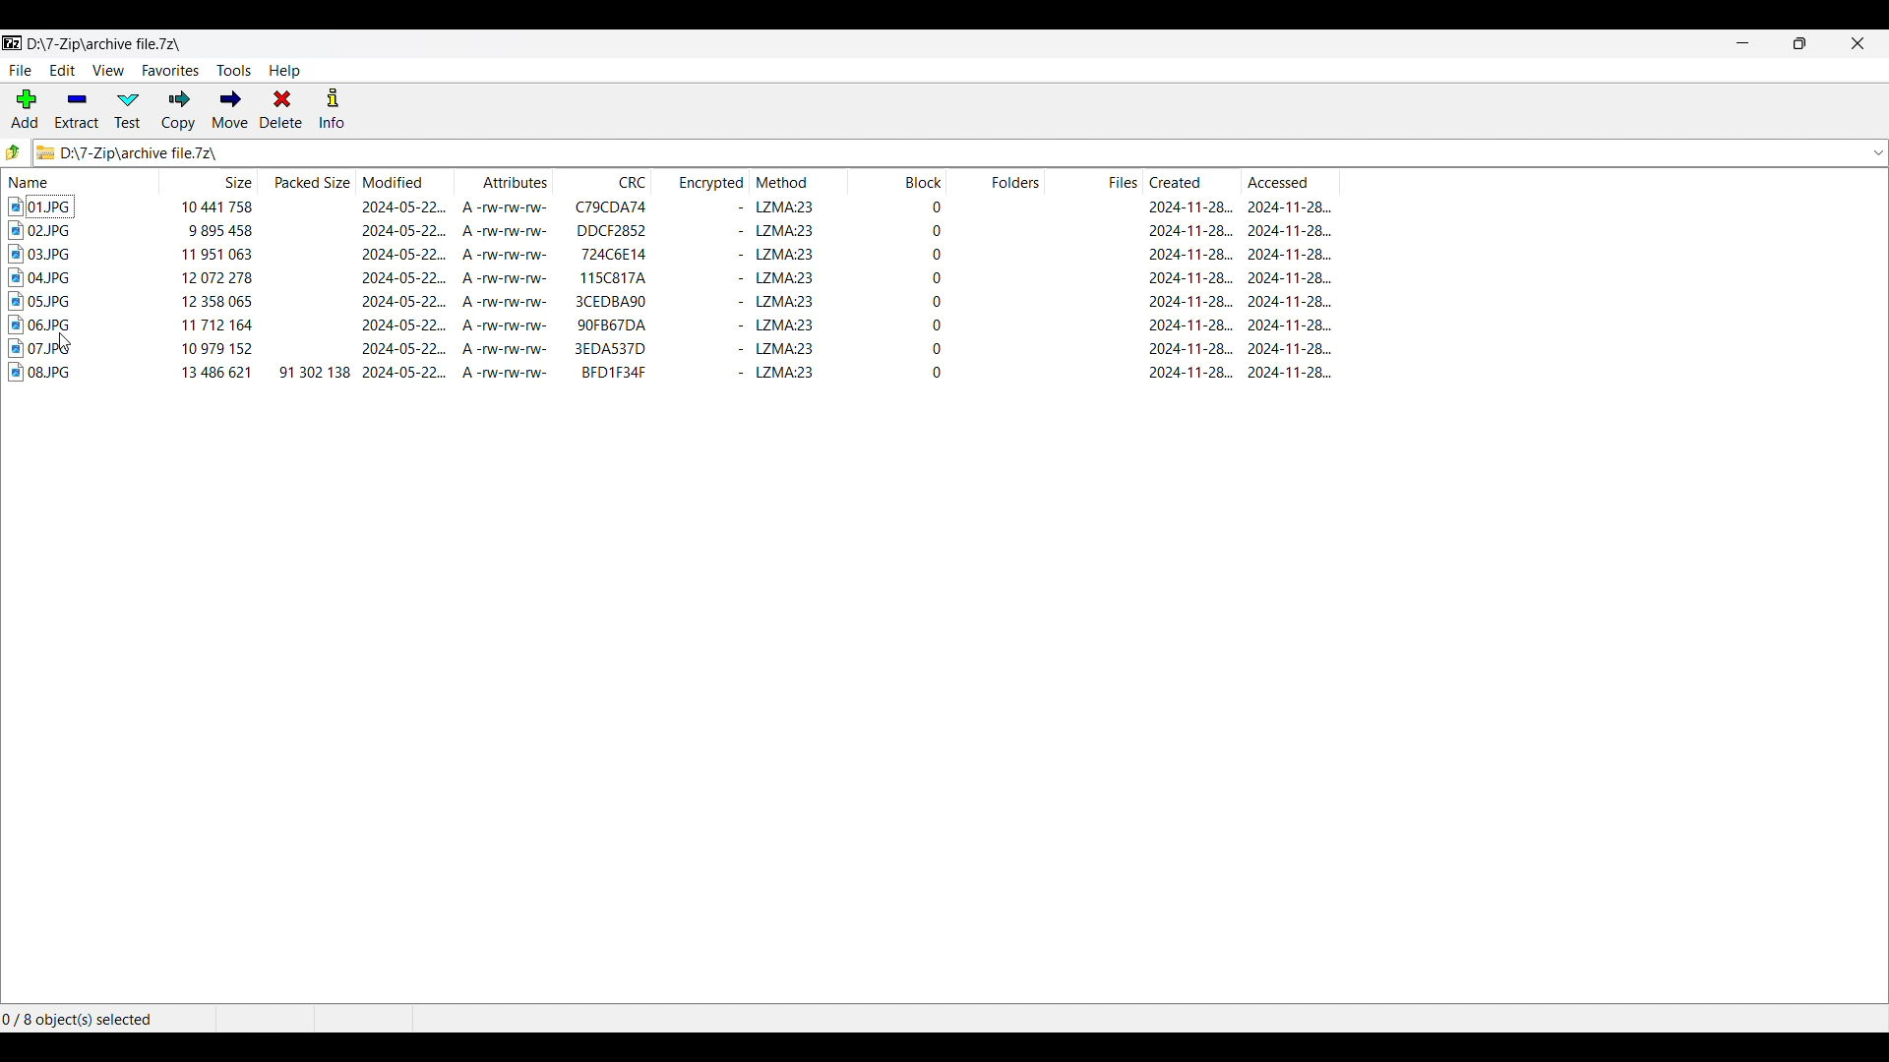 The image size is (1889, 1062). What do you see at coordinates (170, 71) in the screenshot?
I see `Favorites menu` at bounding box center [170, 71].